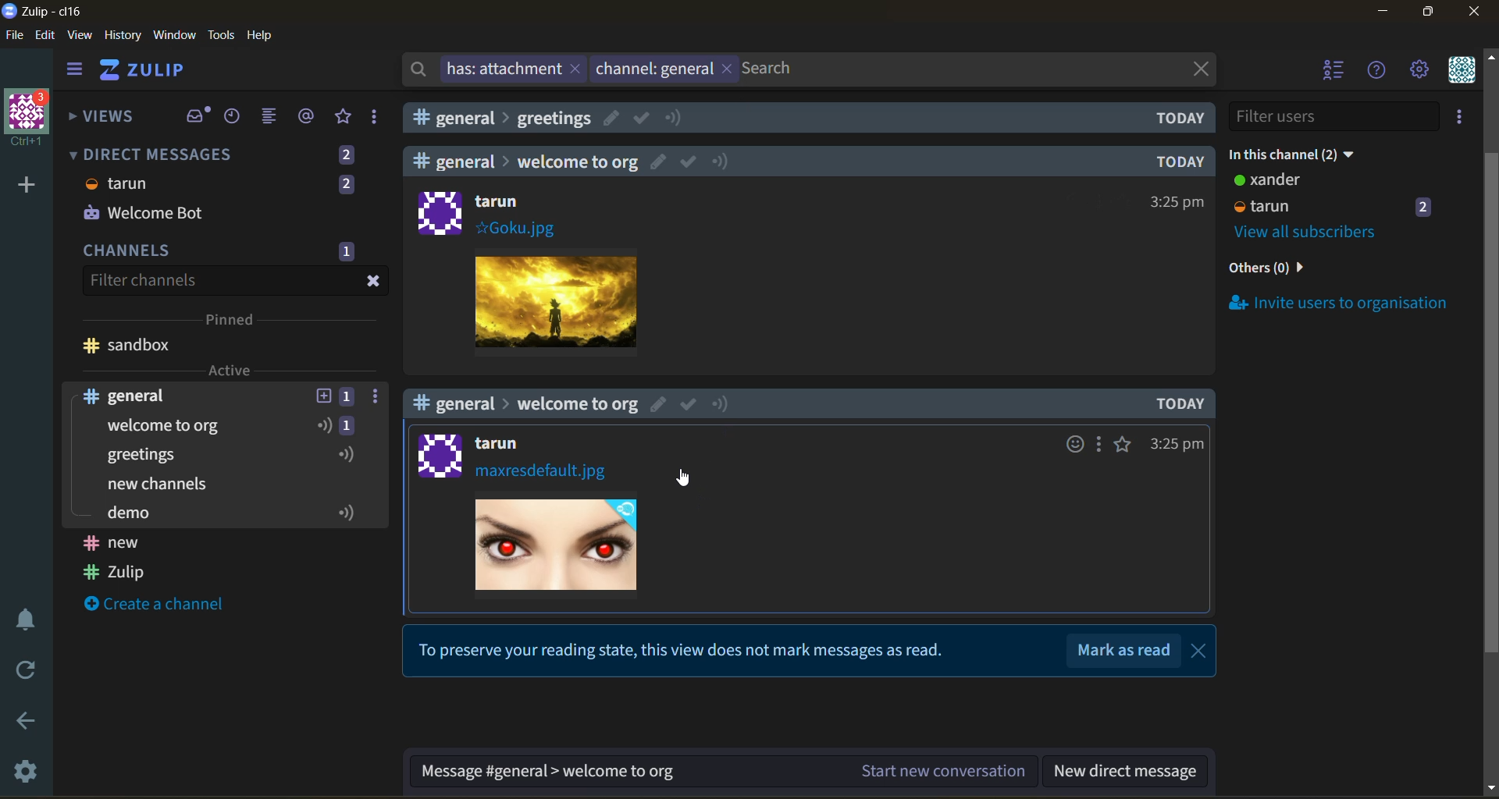 The image size is (1499, 799). What do you see at coordinates (1182, 119) in the screenshot?
I see `TODAY` at bounding box center [1182, 119].